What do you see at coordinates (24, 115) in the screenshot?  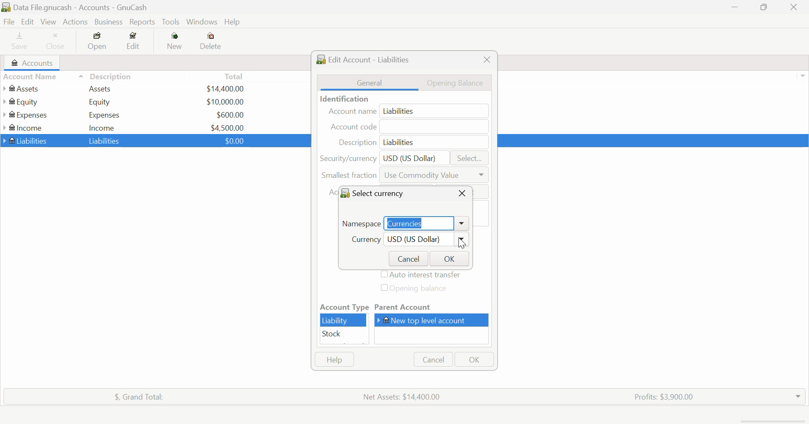 I see `Expenses Account` at bounding box center [24, 115].